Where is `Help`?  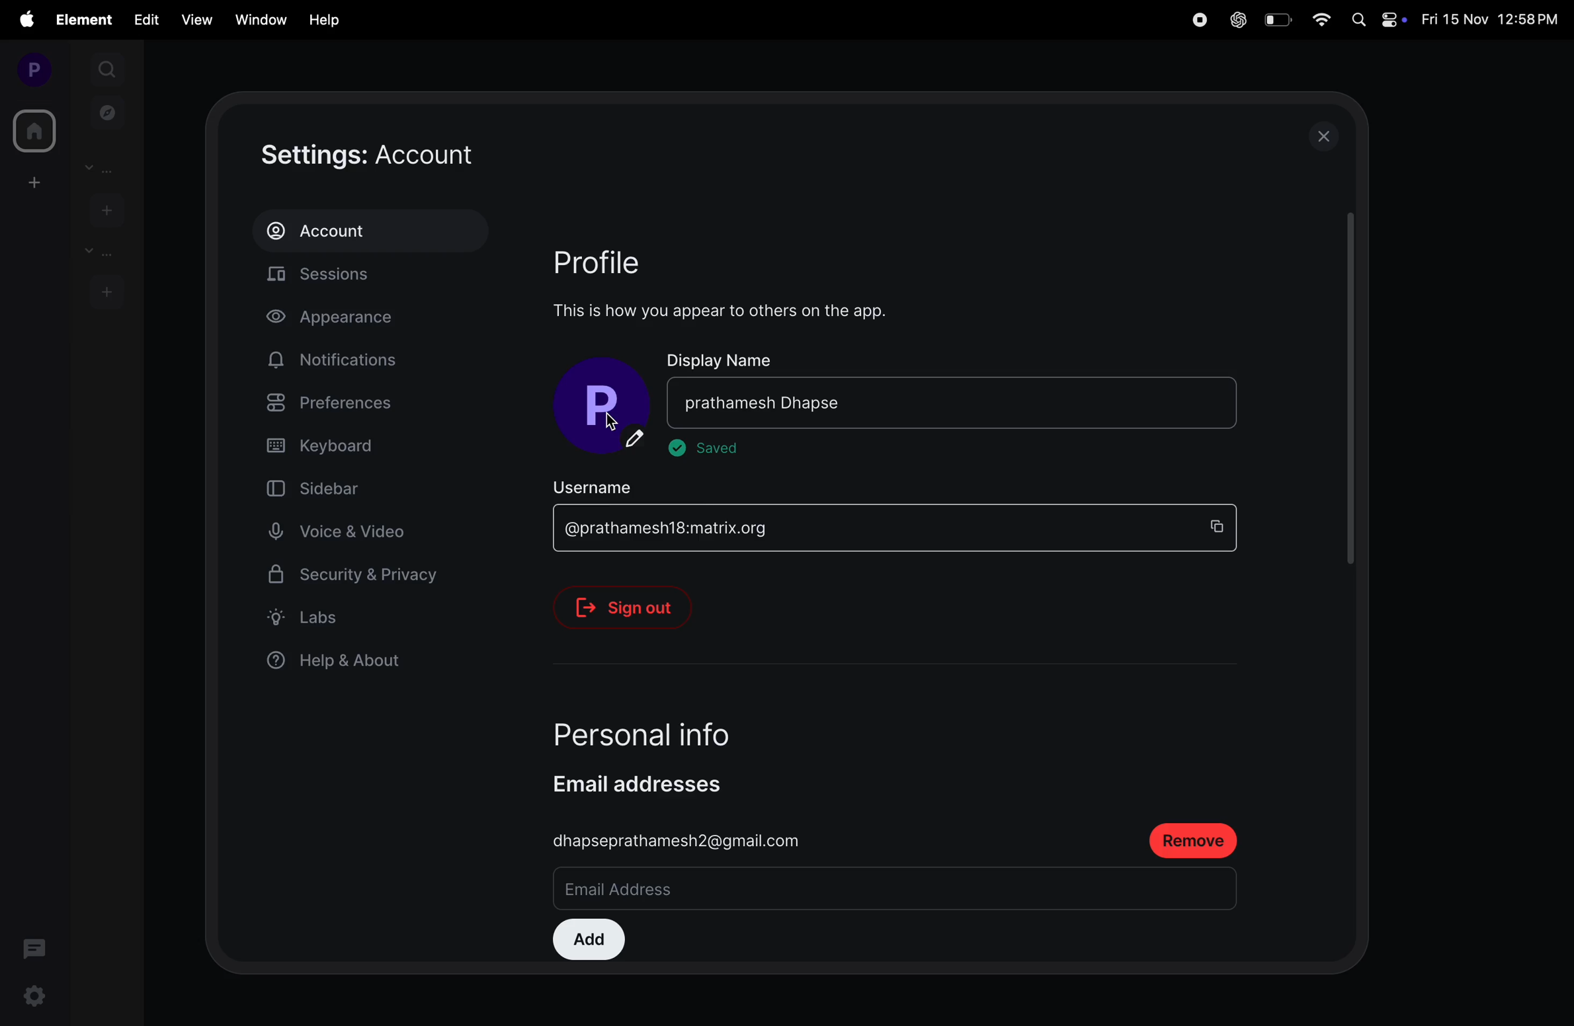 Help is located at coordinates (326, 20).